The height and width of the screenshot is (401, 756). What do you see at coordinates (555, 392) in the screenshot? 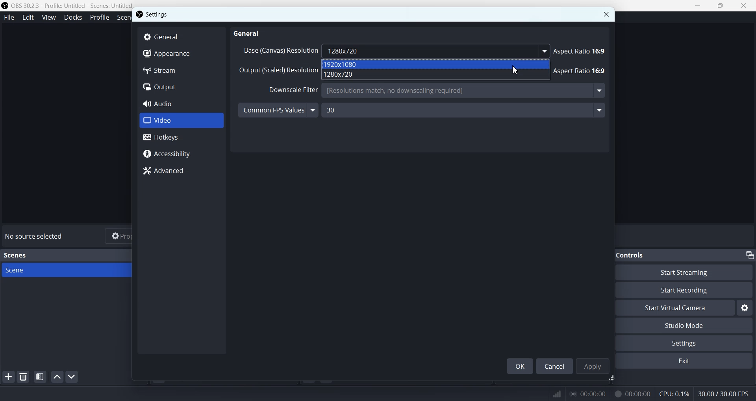
I see `network` at bounding box center [555, 392].